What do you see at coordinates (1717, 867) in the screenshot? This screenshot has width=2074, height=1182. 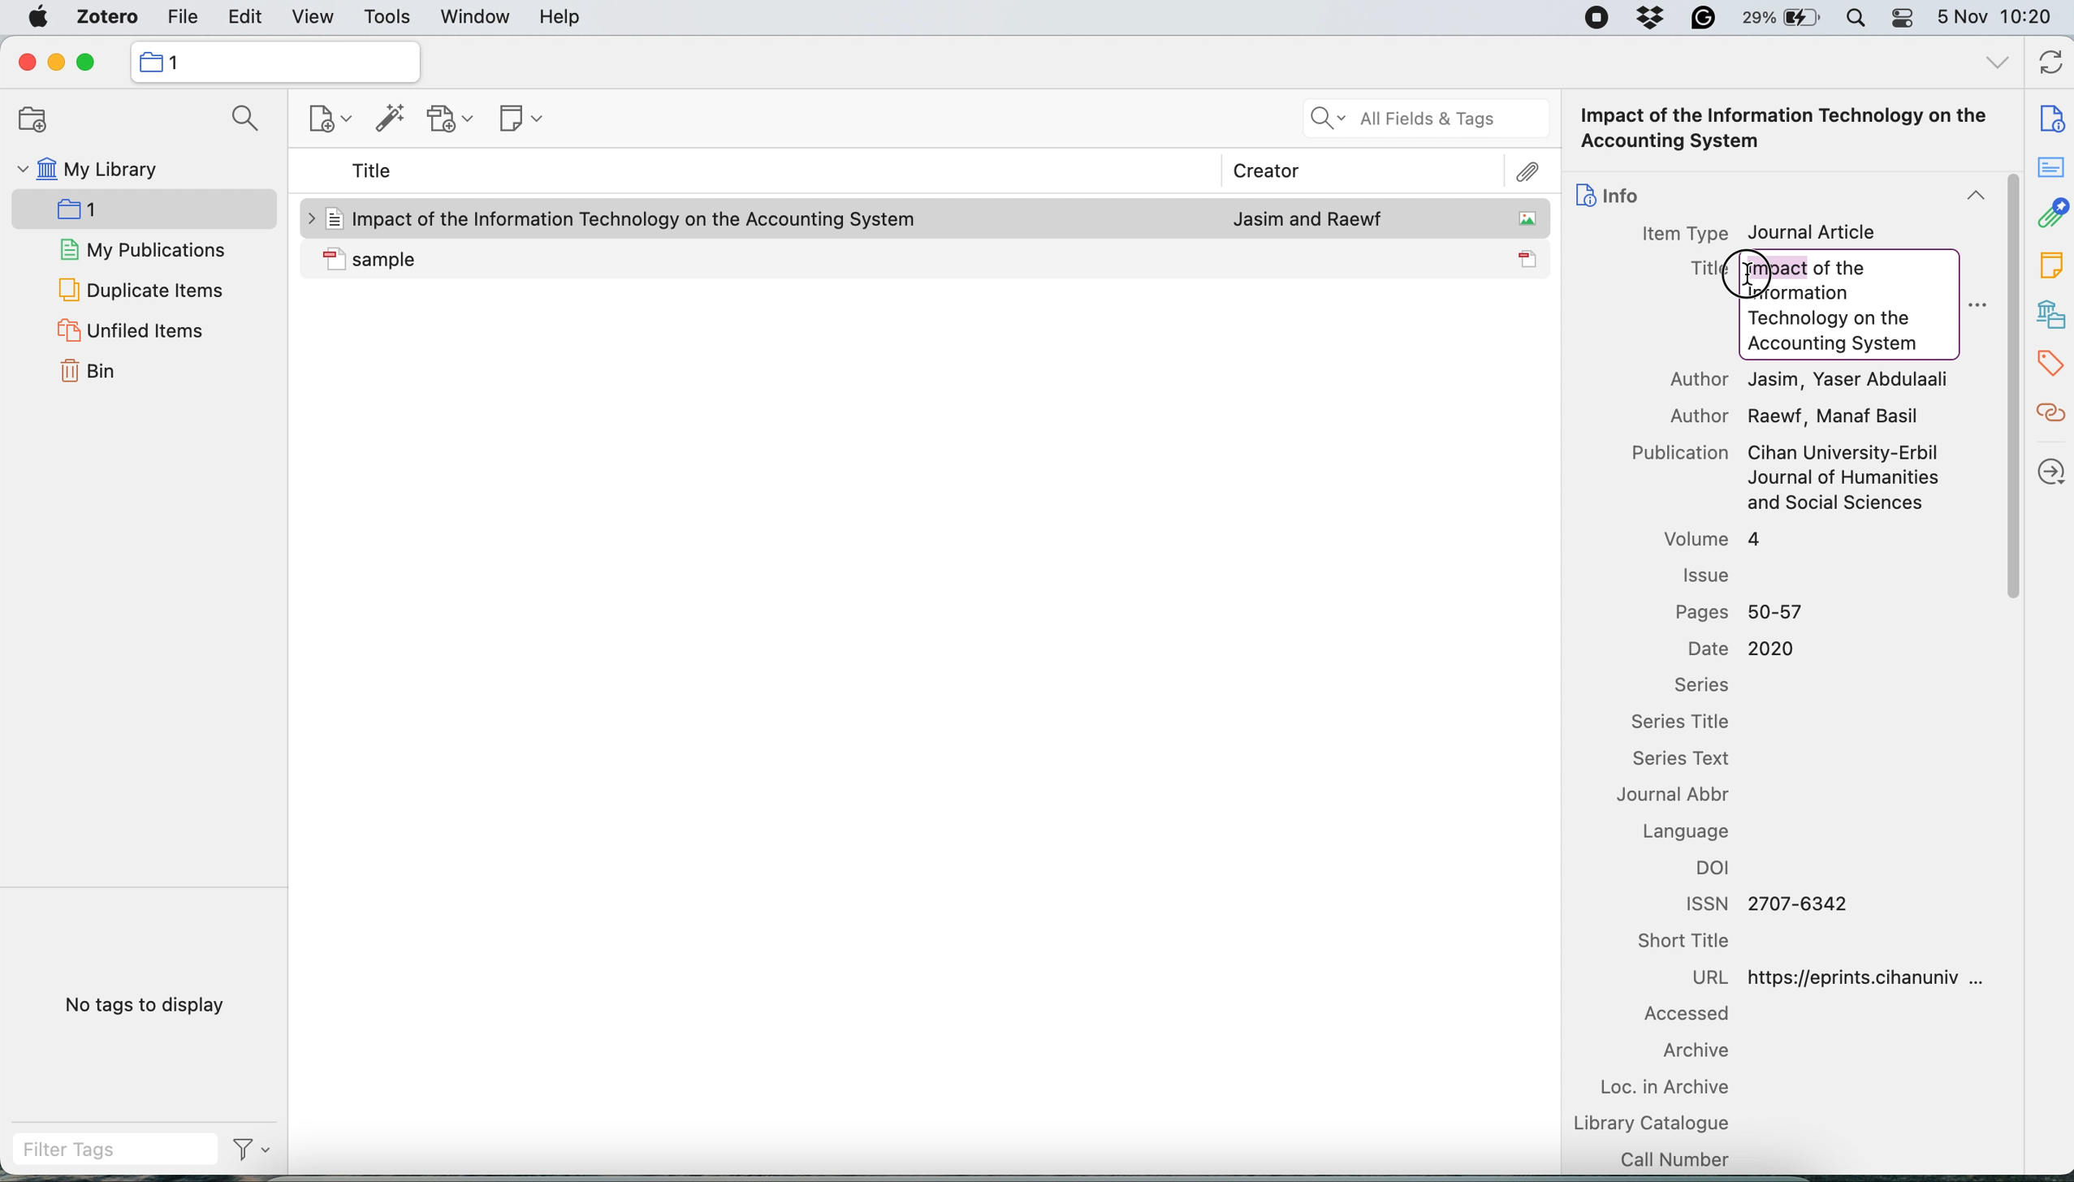 I see `doi` at bounding box center [1717, 867].